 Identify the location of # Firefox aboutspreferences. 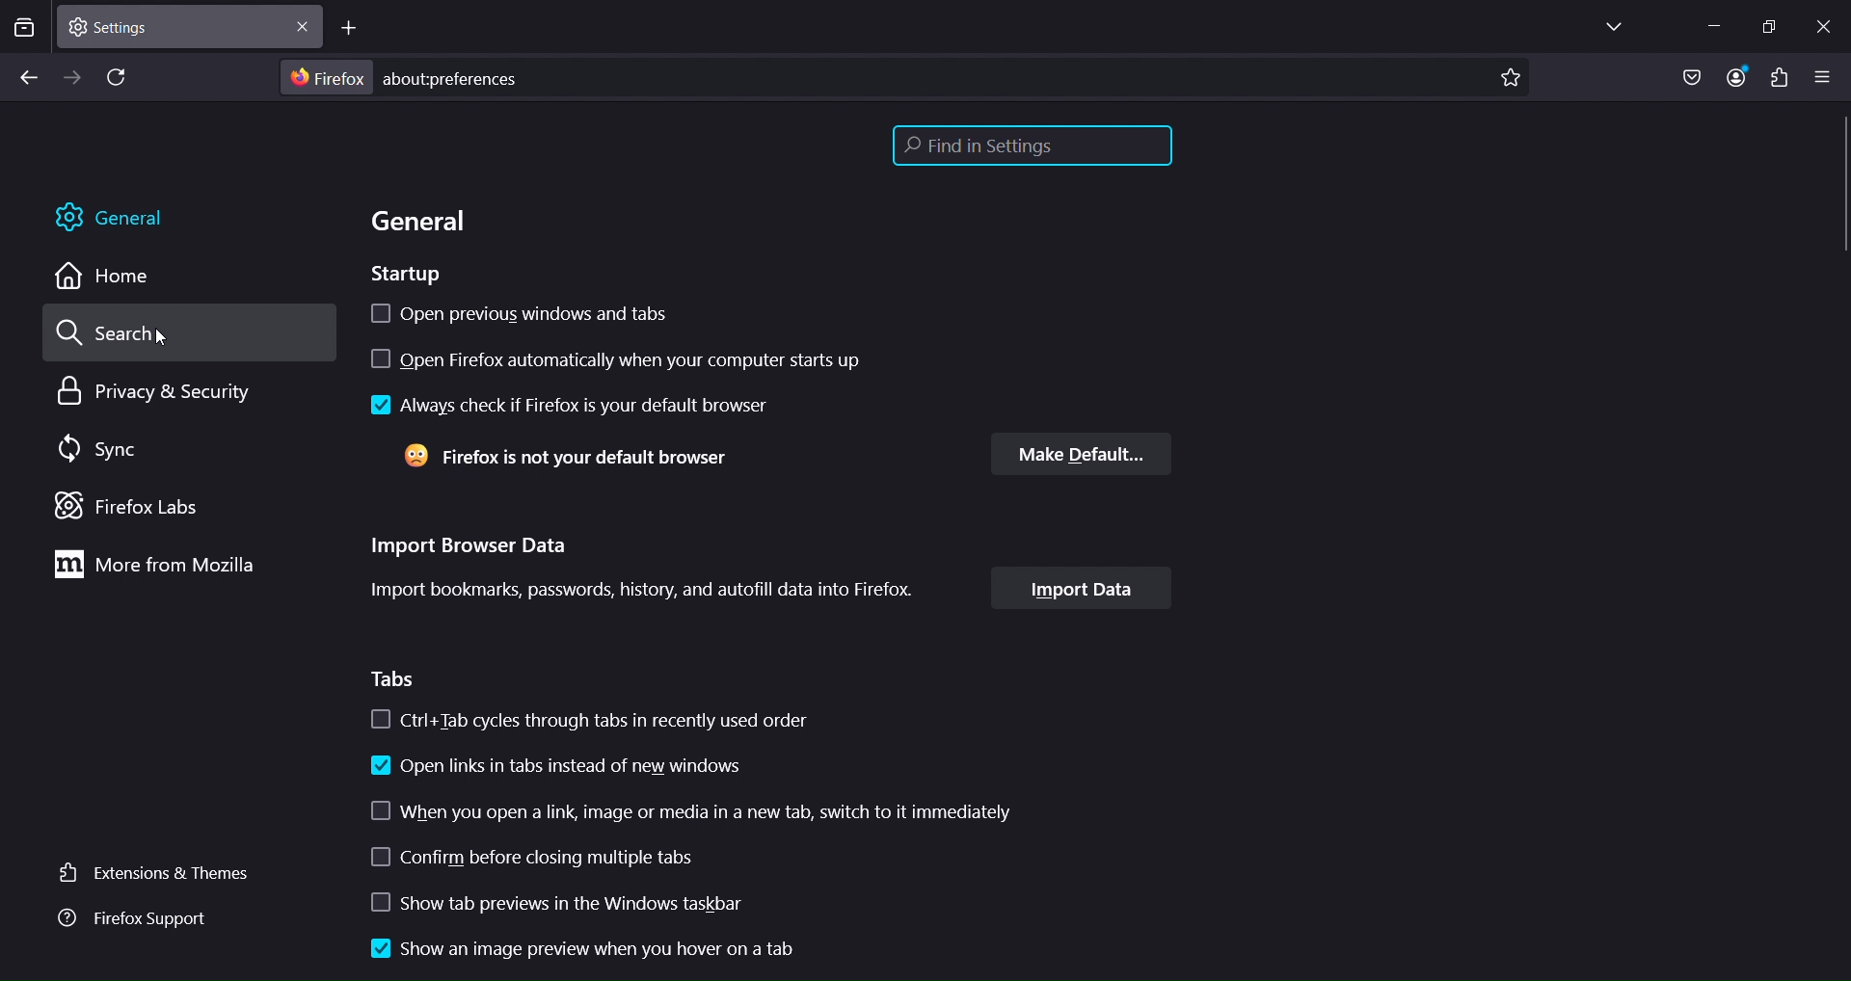
(405, 78).